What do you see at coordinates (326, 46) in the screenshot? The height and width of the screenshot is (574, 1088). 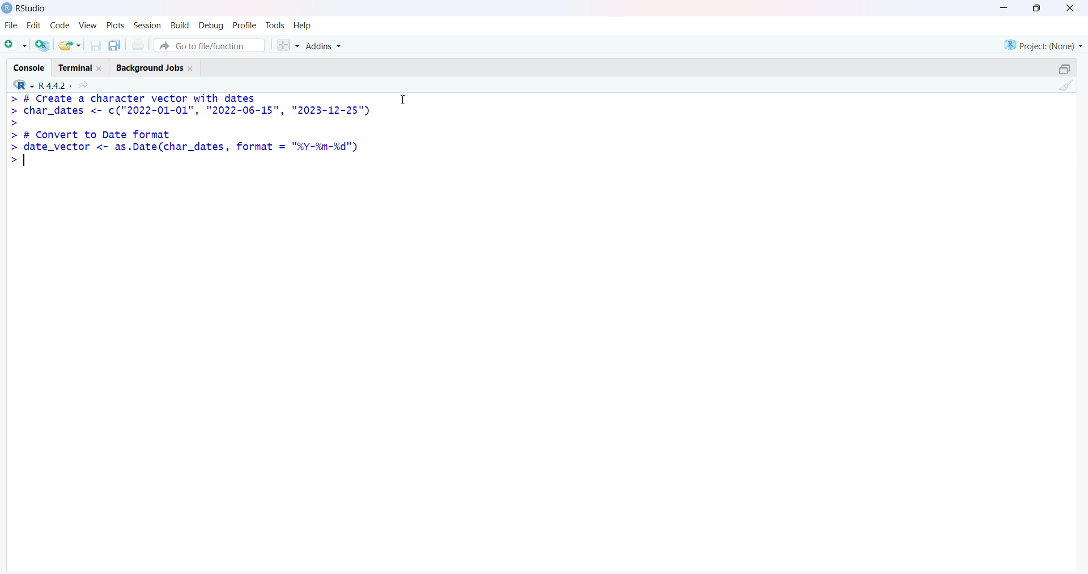 I see `Addins` at bounding box center [326, 46].